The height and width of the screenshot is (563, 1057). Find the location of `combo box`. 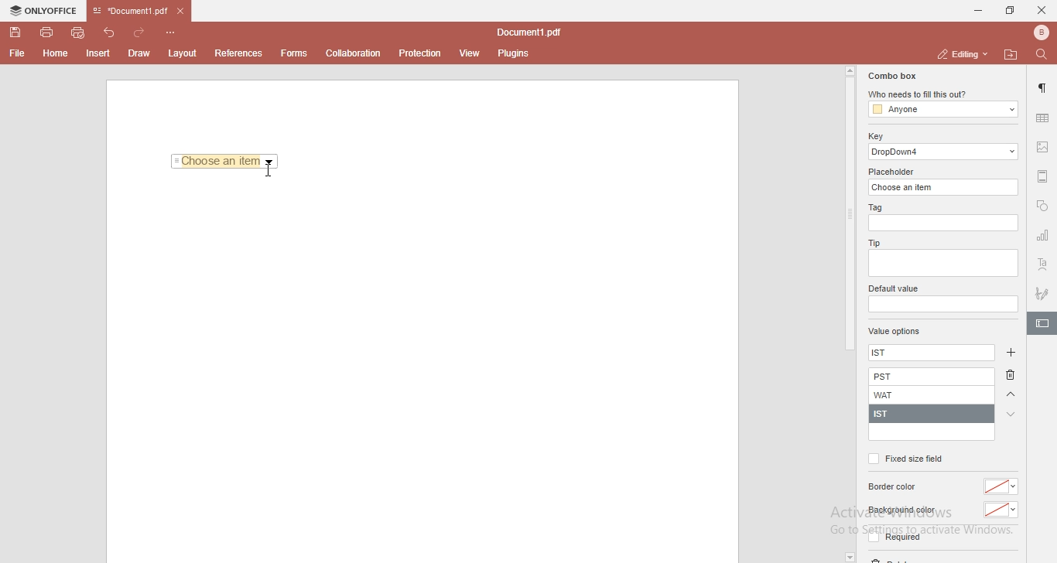

combo box is located at coordinates (891, 76).